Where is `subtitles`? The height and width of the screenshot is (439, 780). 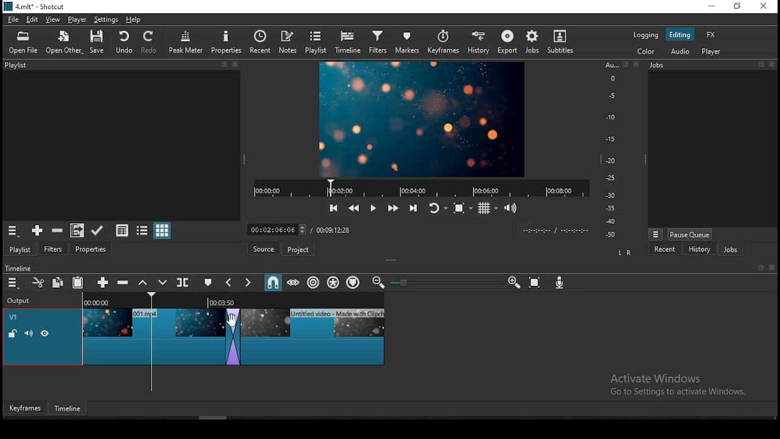 subtitles is located at coordinates (560, 42).